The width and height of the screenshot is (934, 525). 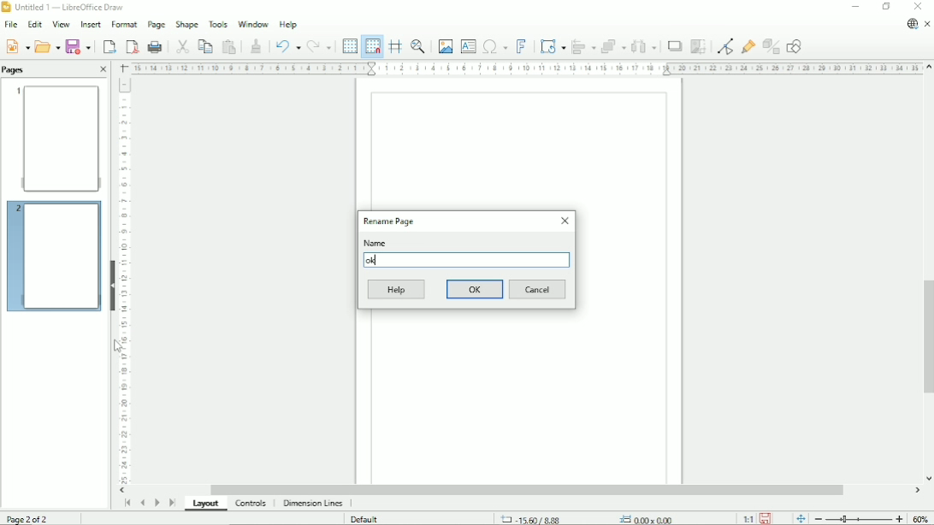 What do you see at coordinates (16, 45) in the screenshot?
I see `New` at bounding box center [16, 45].